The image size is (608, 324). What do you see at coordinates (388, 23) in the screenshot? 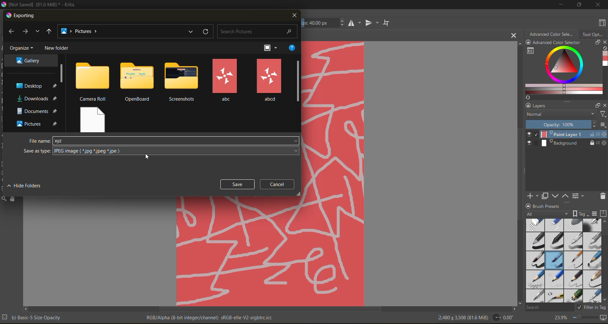
I see `wrap around mode` at bounding box center [388, 23].